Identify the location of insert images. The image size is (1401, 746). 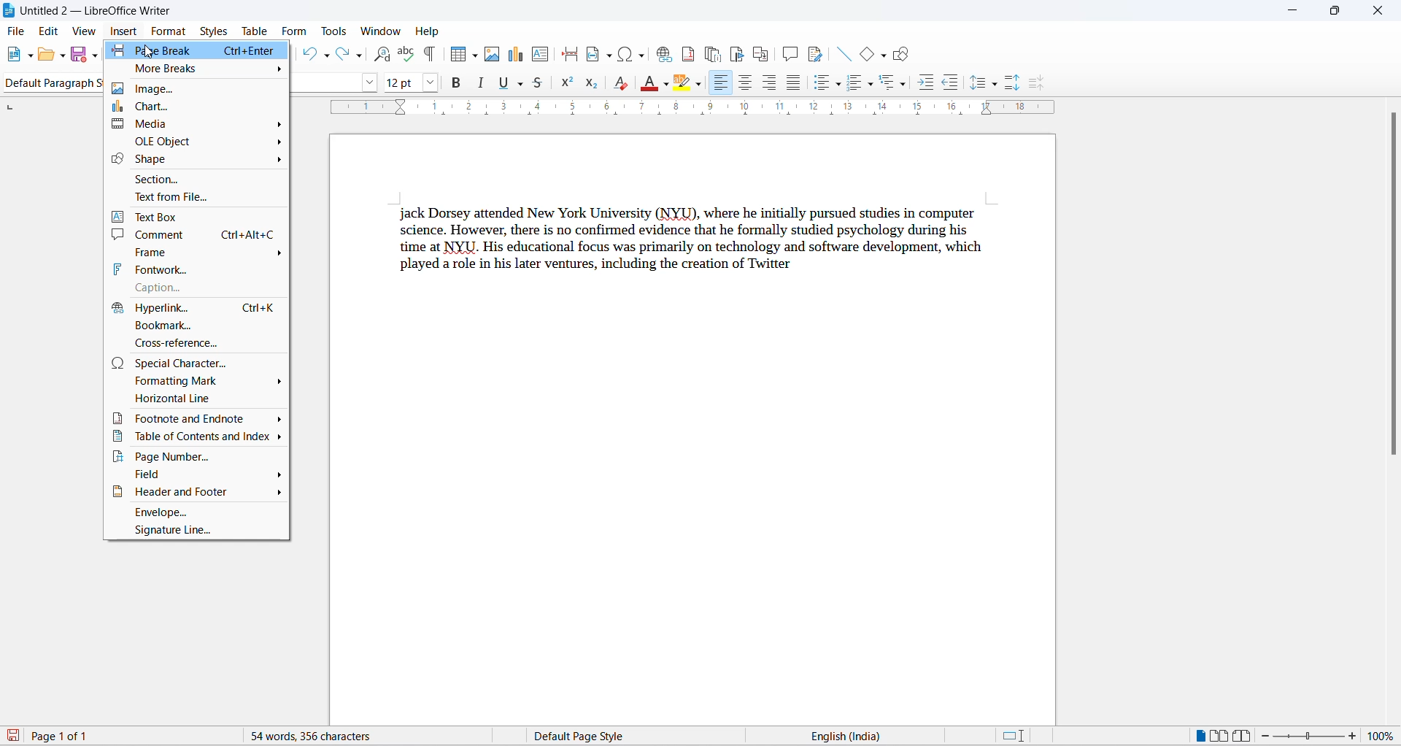
(495, 54).